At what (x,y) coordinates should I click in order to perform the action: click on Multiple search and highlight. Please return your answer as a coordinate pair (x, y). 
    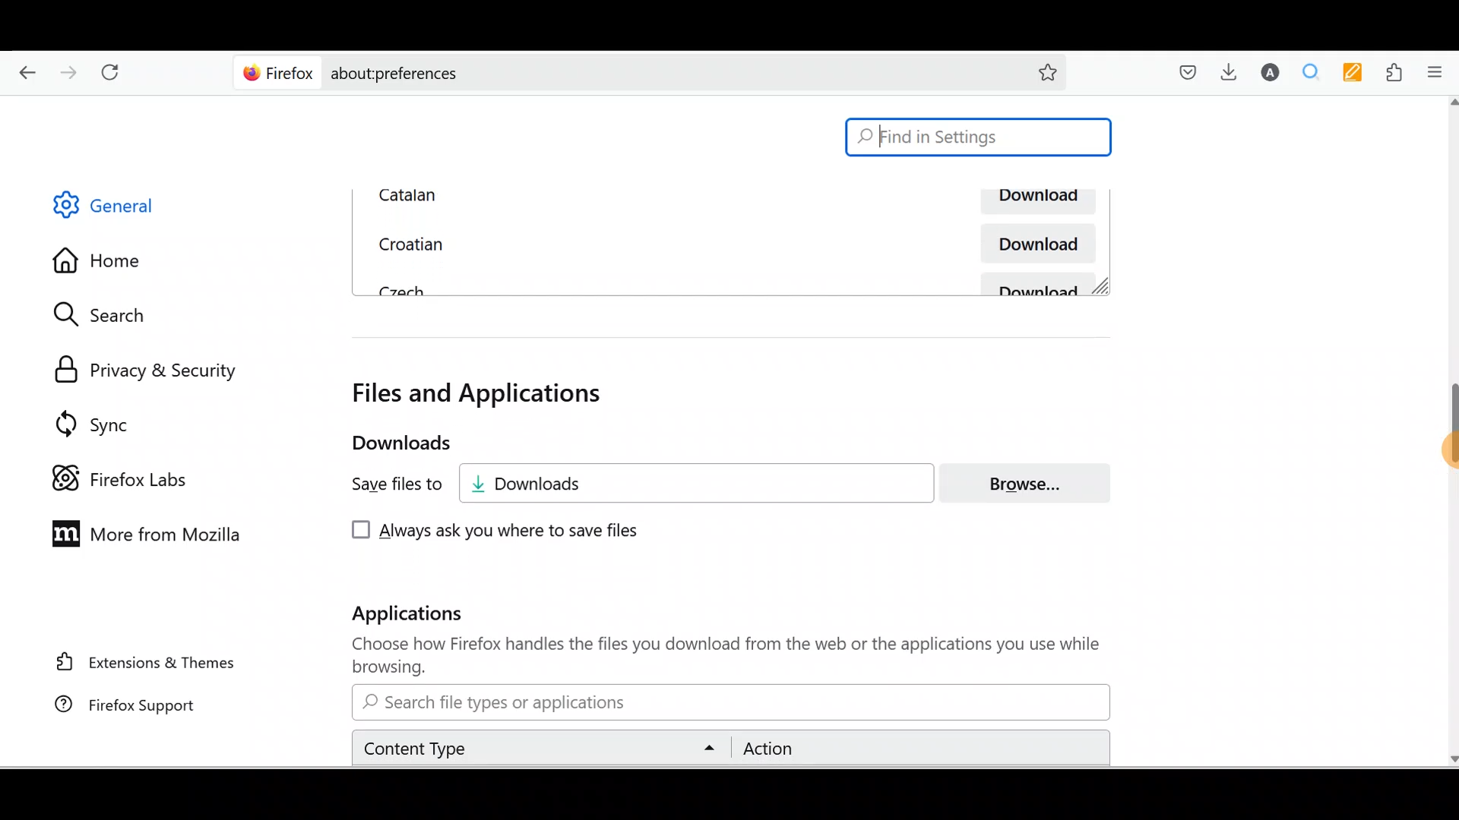
    Looking at the image, I should click on (1315, 72).